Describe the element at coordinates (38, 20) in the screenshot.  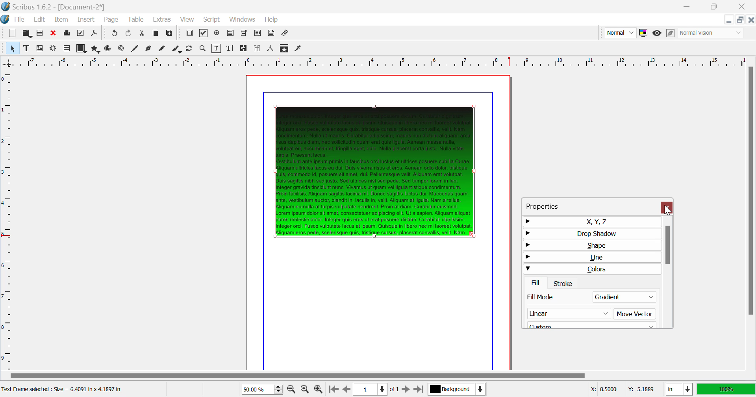
I see `Edit` at that location.